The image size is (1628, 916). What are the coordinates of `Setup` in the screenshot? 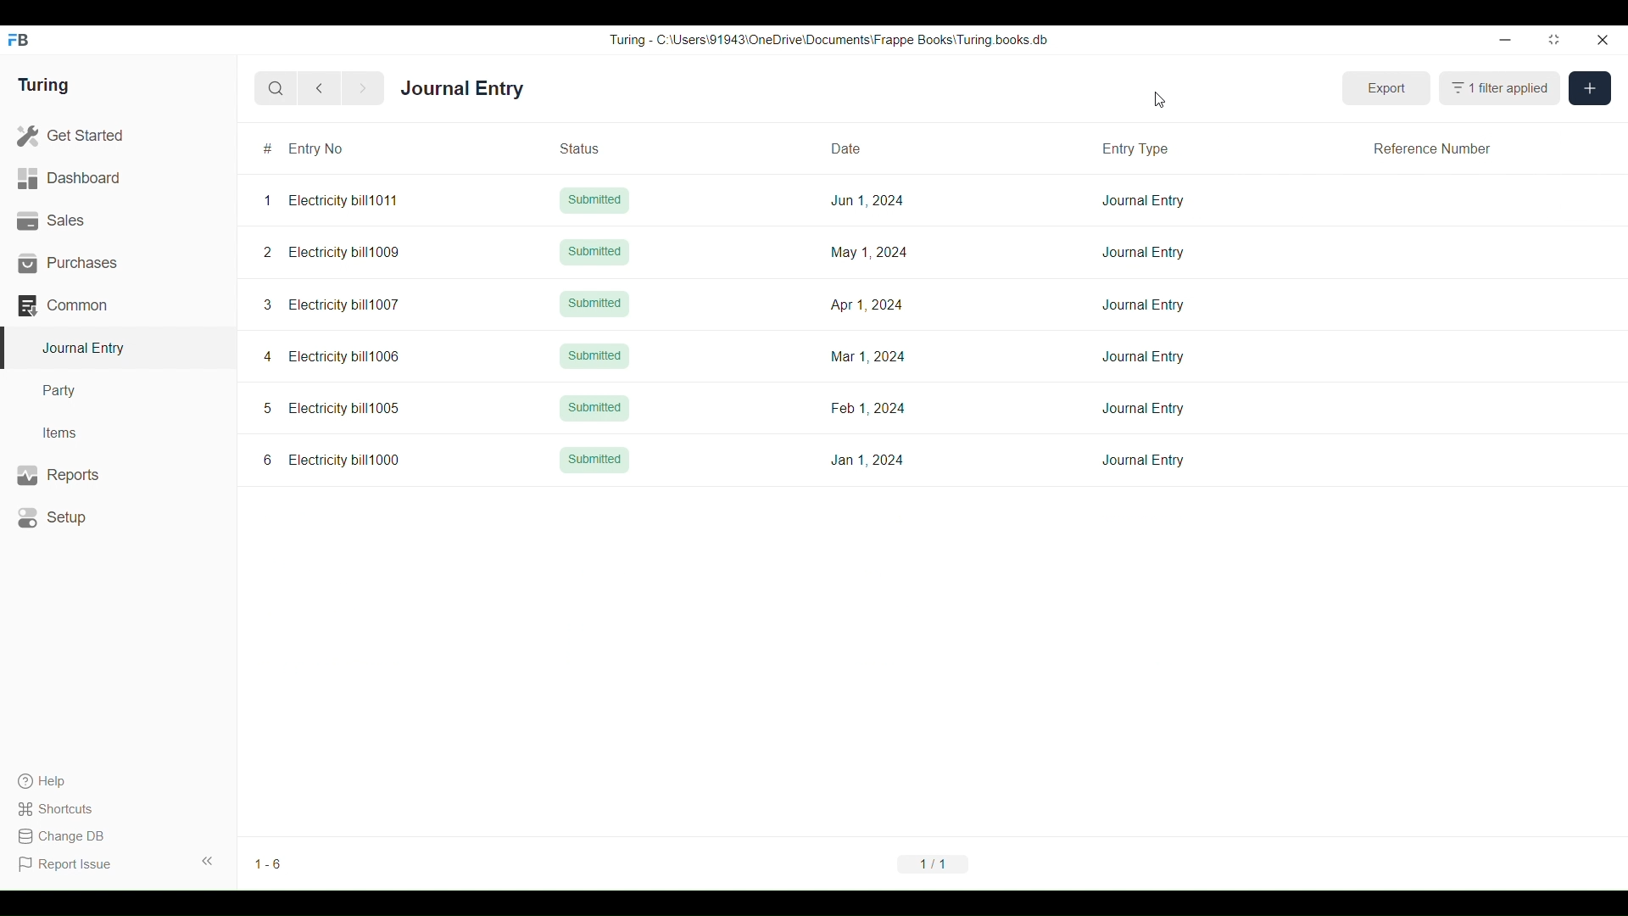 It's located at (119, 517).